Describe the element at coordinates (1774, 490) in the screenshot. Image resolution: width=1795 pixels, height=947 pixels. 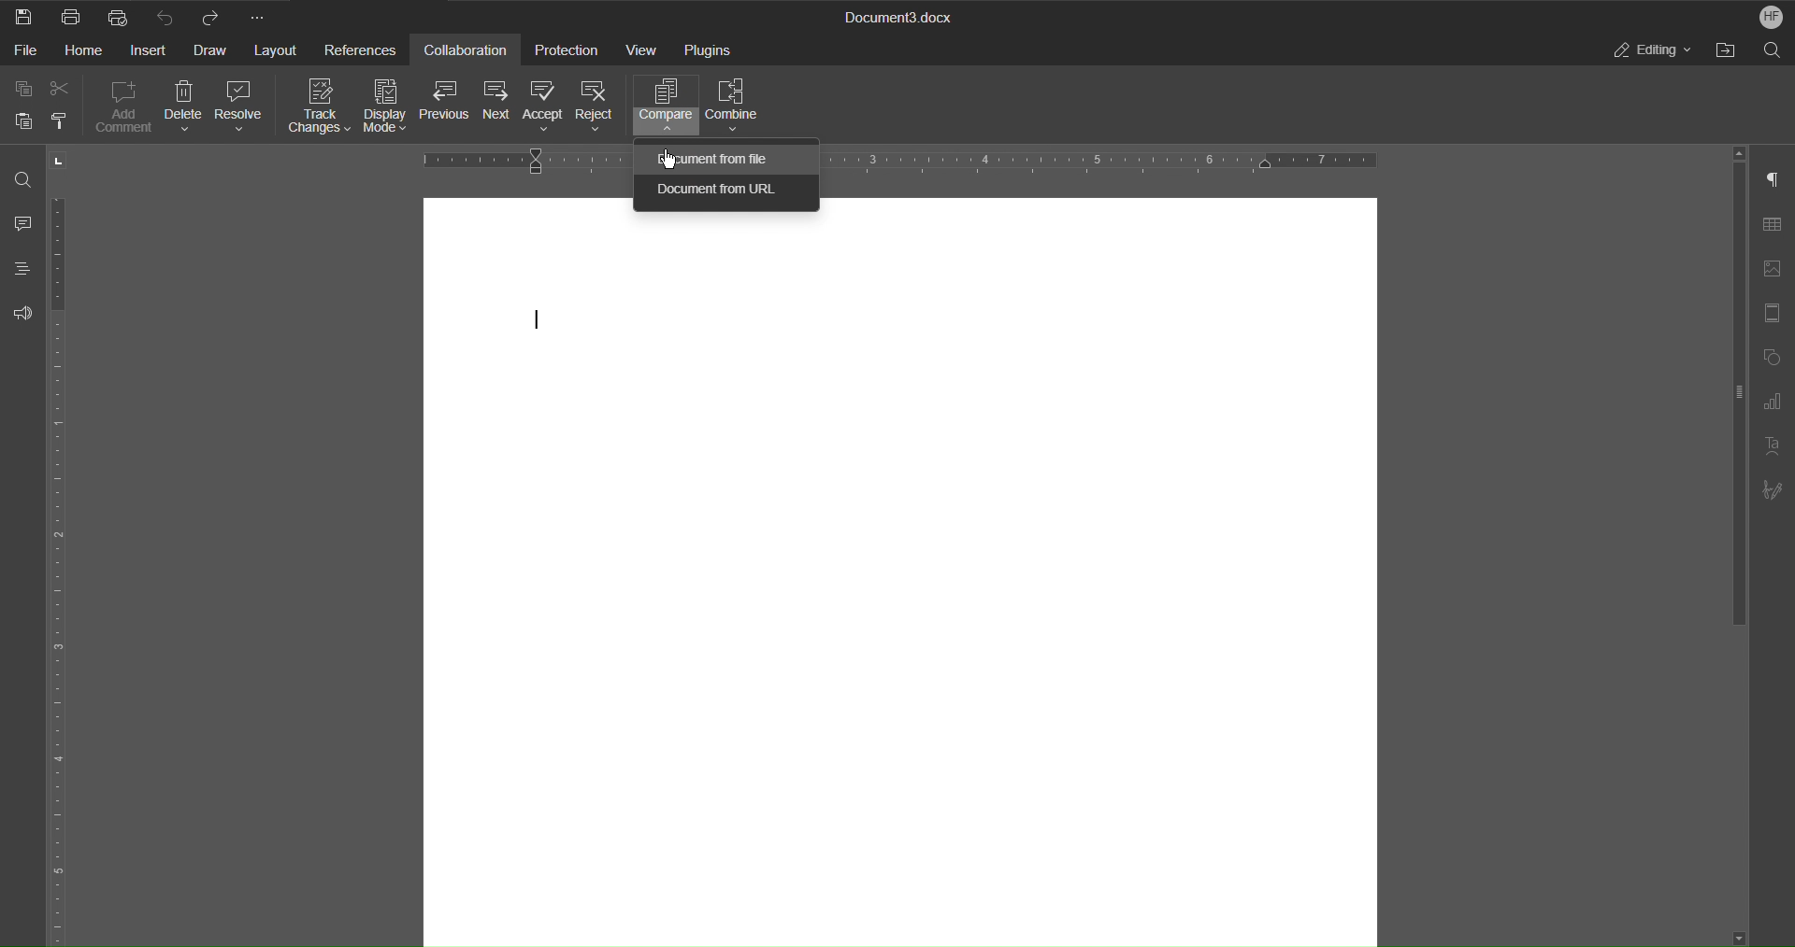
I see `Signature` at that location.